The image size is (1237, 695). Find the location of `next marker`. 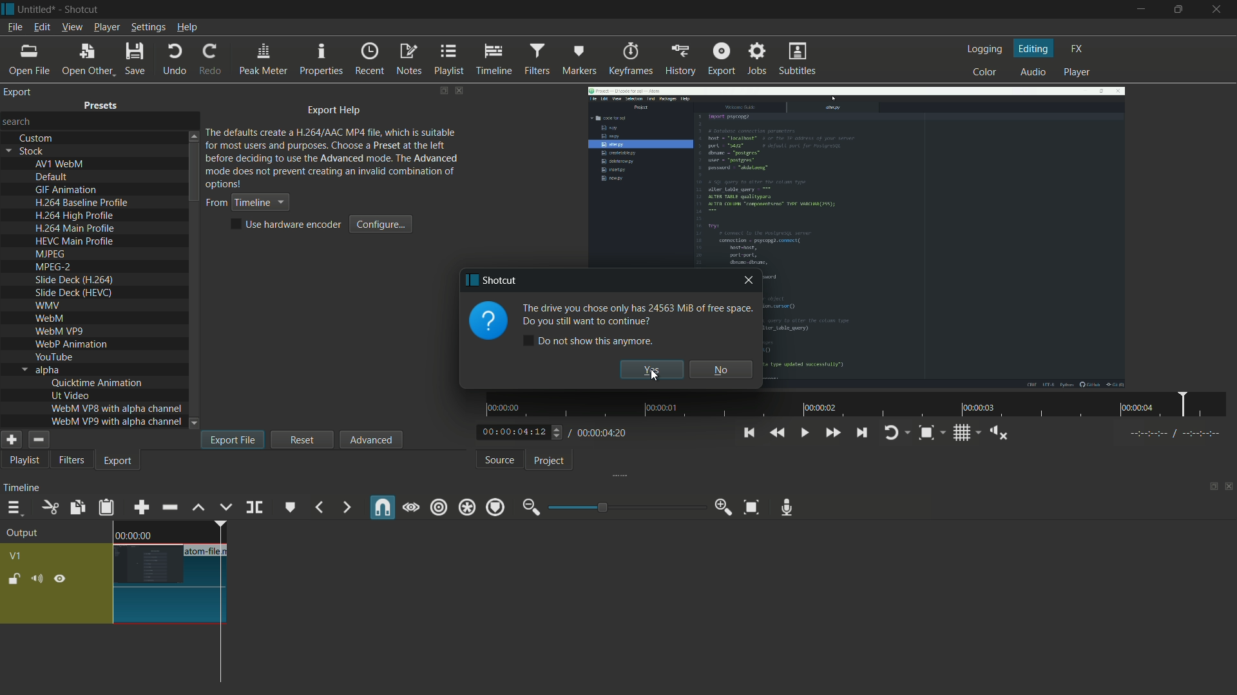

next marker is located at coordinates (347, 507).